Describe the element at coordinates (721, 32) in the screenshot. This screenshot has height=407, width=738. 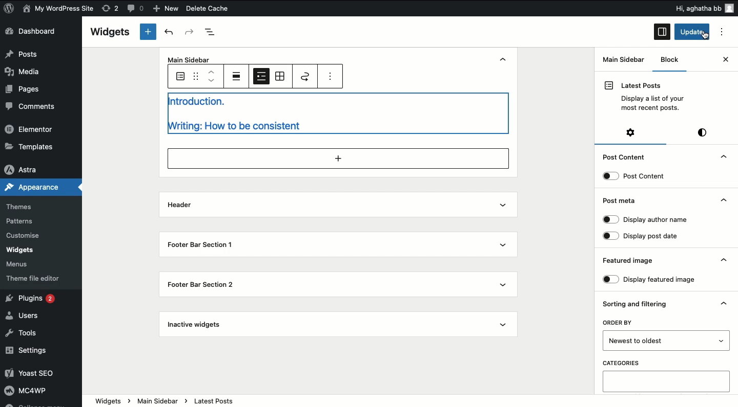
I see `options` at that location.